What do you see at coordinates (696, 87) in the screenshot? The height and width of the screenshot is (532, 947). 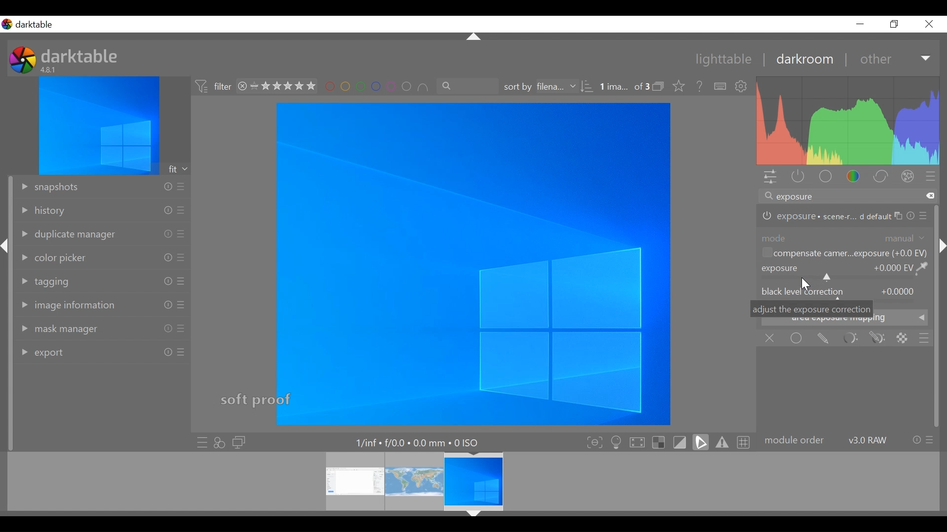 I see `help` at bounding box center [696, 87].